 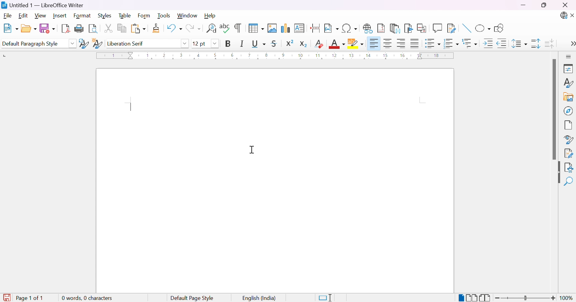 I want to click on Insert chart, so click(x=286, y=29).